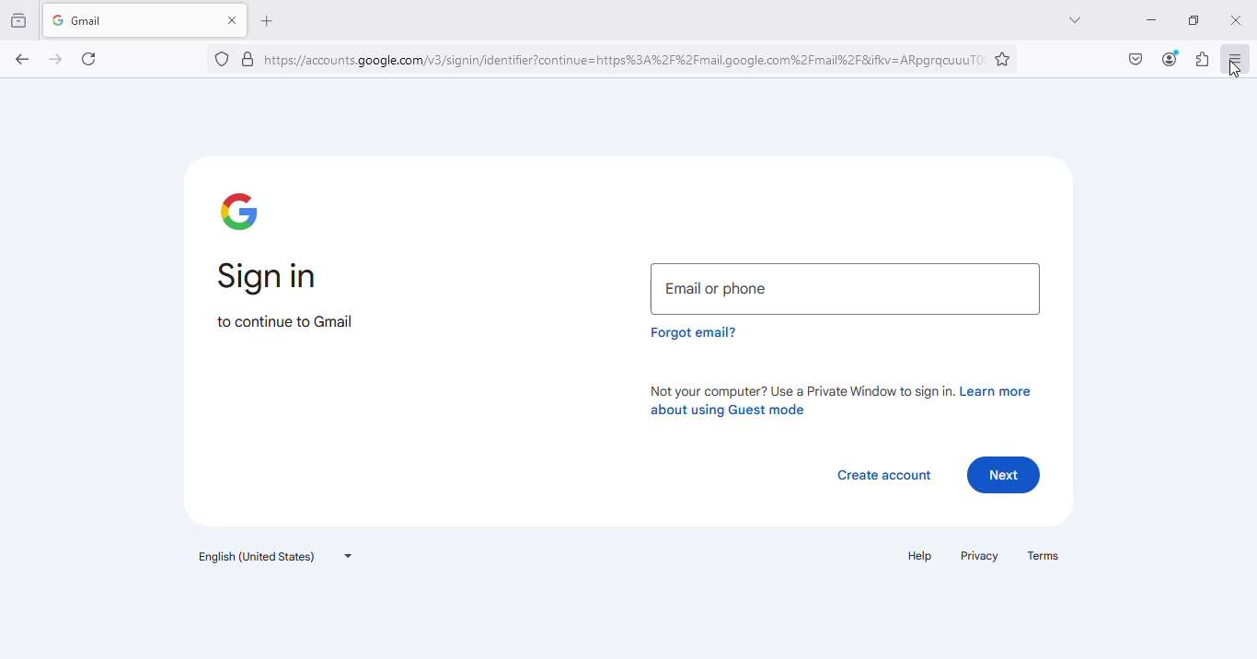 This screenshot has width=1257, height=659. I want to click on account, so click(1170, 60).